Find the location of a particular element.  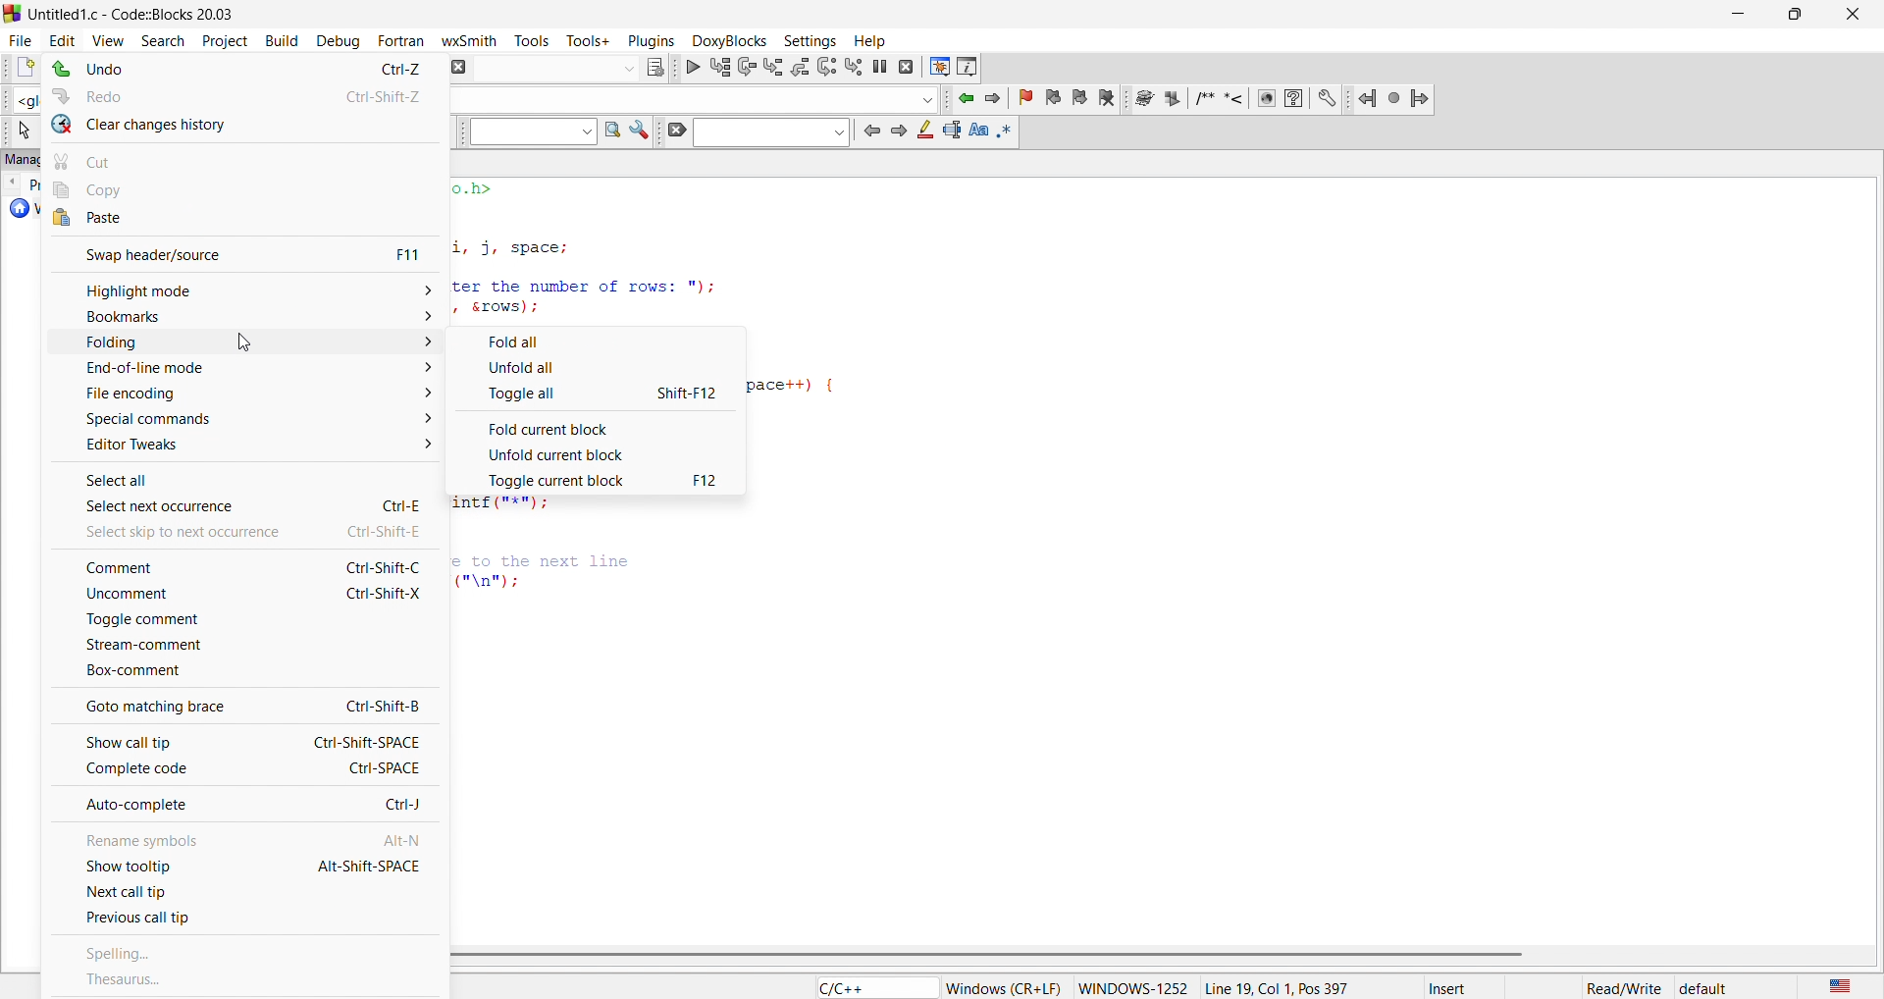

clear is located at coordinates (673, 131).